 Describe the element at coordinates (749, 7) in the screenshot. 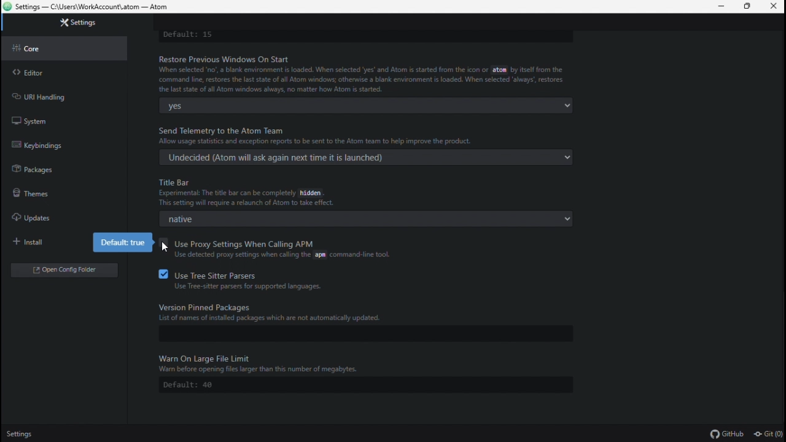

I see `Restore` at that location.